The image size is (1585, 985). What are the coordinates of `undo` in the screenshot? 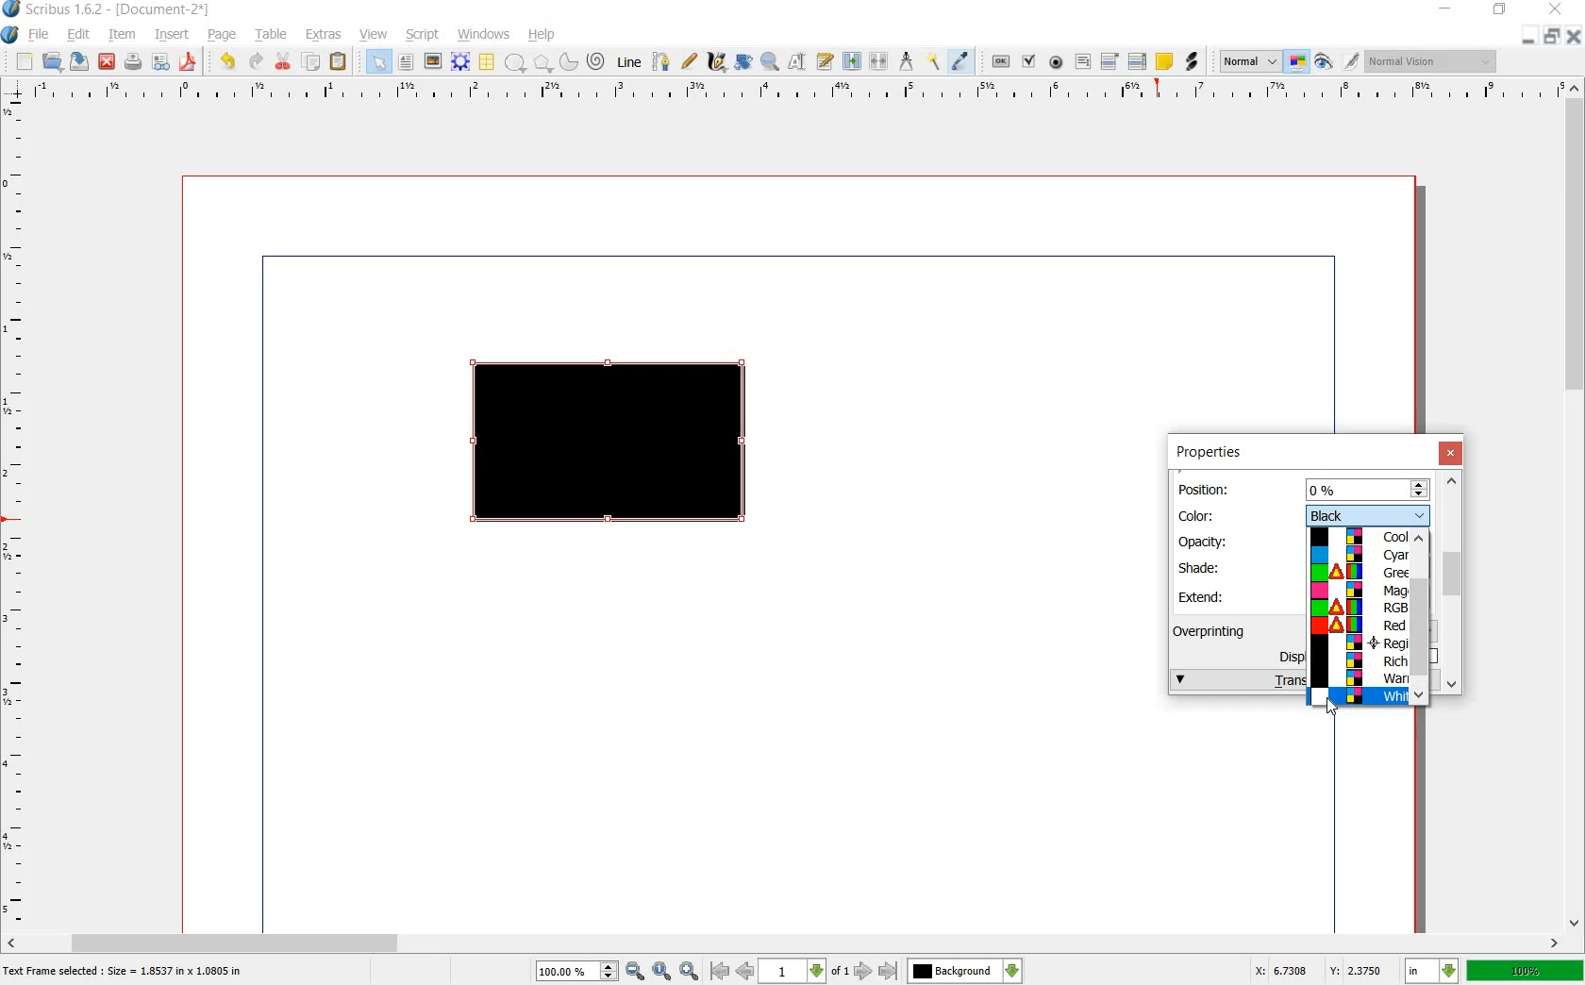 It's located at (230, 62).